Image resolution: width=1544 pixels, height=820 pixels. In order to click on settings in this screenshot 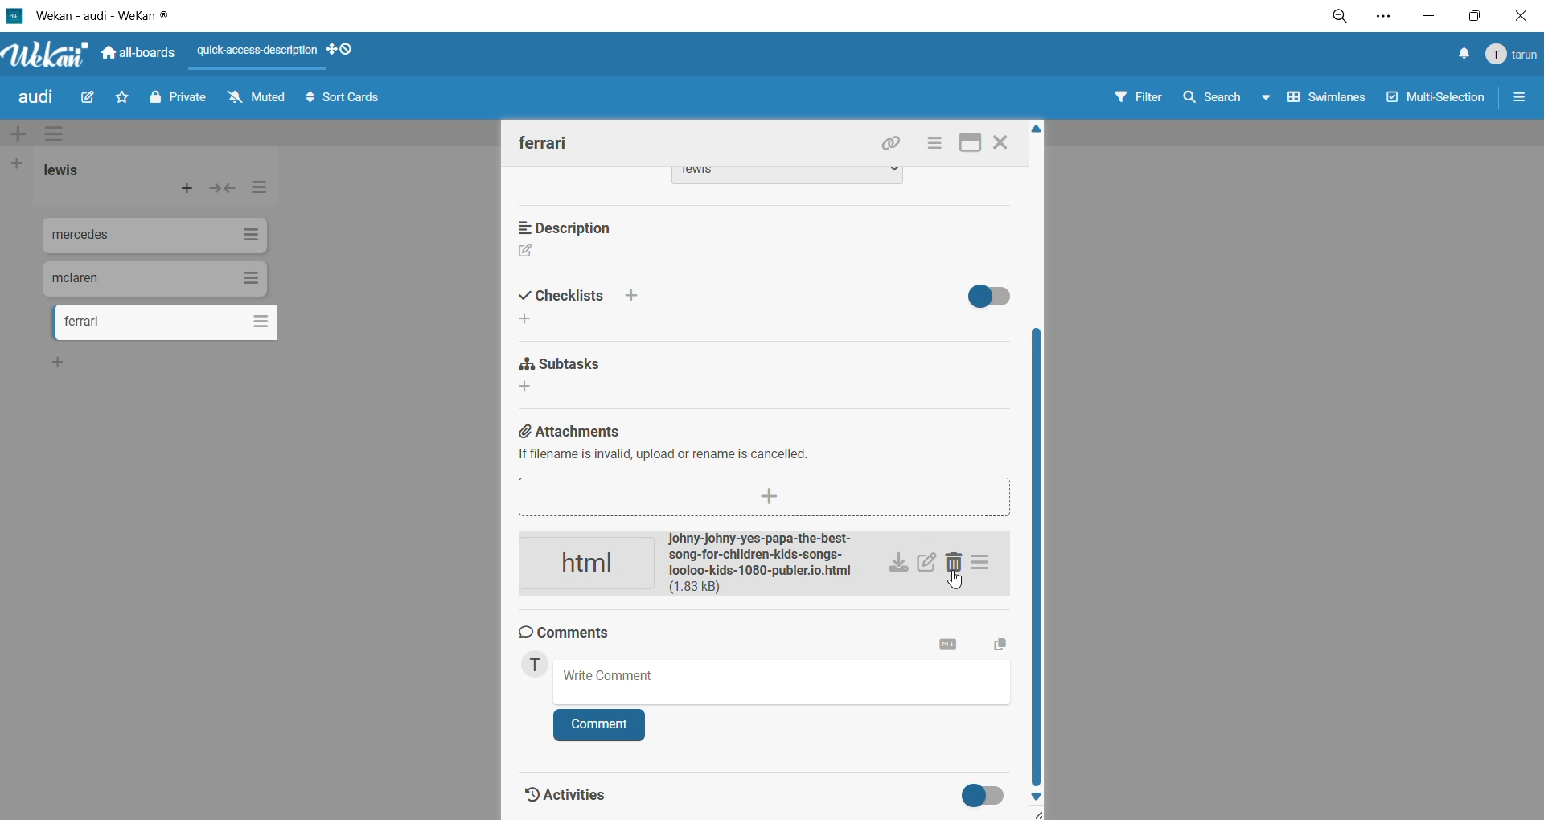, I will do `click(1392, 16)`.